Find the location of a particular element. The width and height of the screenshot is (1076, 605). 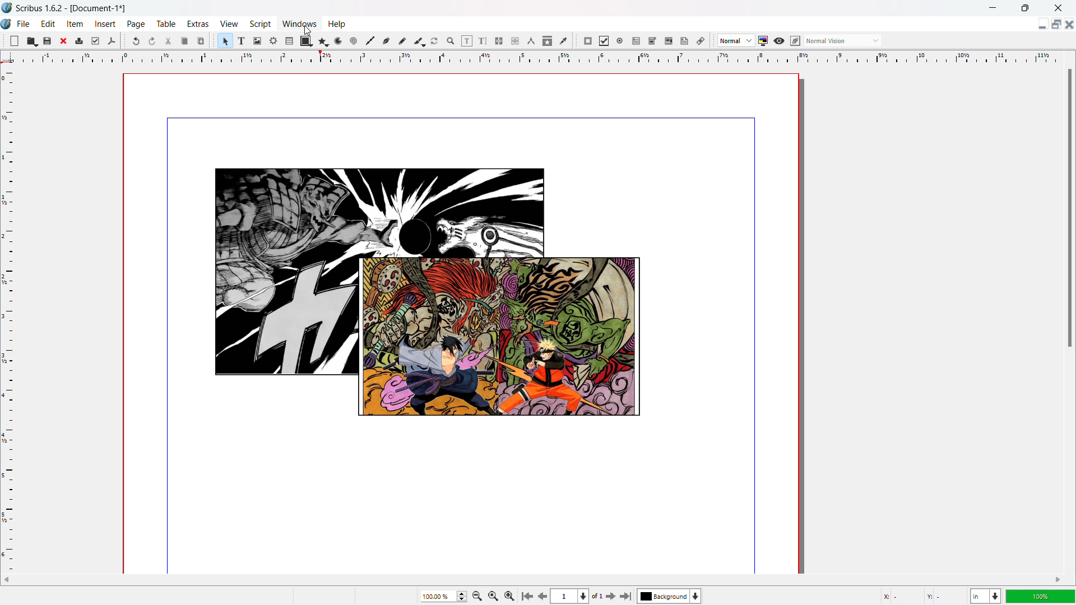

go to previous page is located at coordinates (542, 595).